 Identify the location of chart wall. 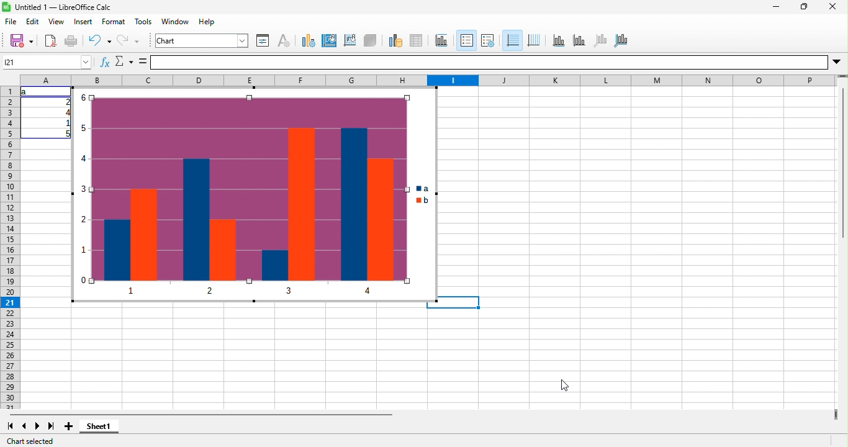
(350, 42).